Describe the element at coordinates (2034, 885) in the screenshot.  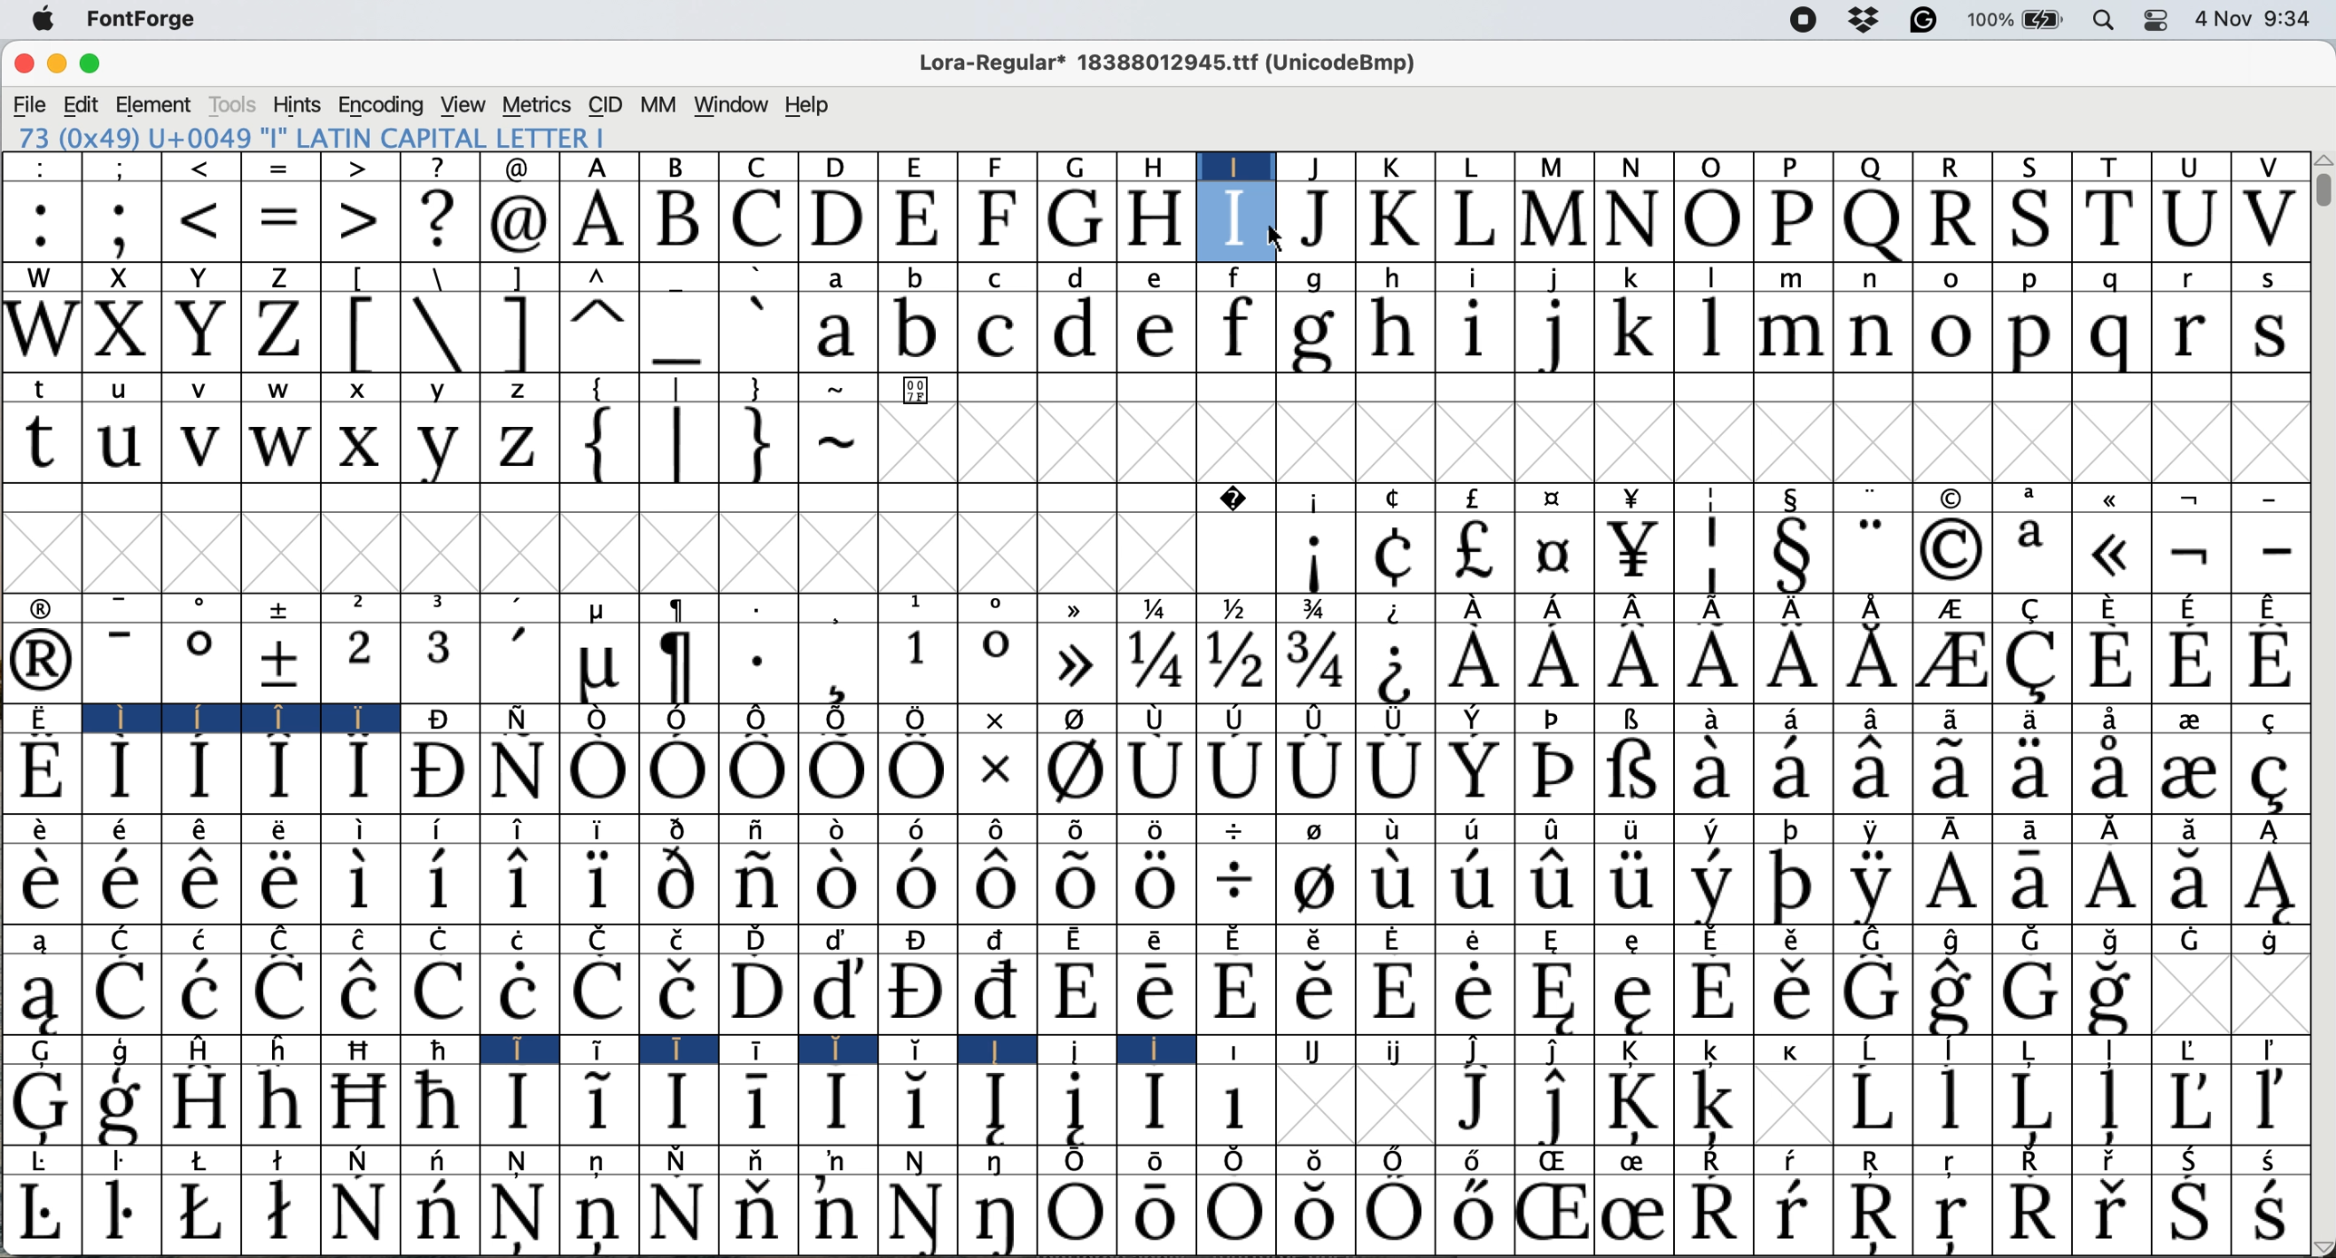
I see `Symbol` at that location.